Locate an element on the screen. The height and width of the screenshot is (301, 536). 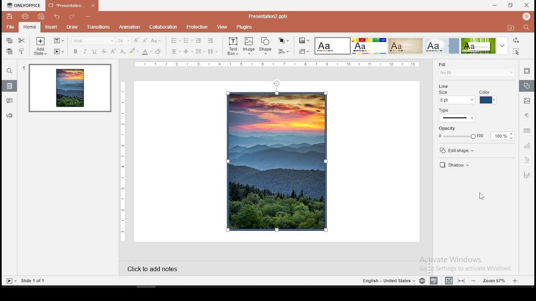
paragraph settings is located at coordinates (526, 115).